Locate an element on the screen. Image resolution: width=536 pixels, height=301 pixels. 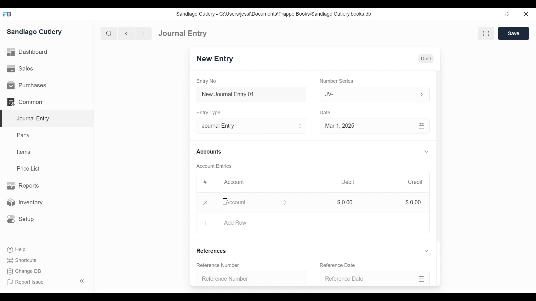
Save is located at coordinates (514, 33).